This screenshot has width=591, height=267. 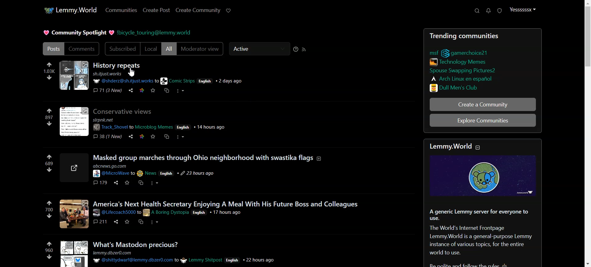 What do you see at coordinates (201, 49) in the screenshot?
I see `Moderator view` at bounding box center [201, 49].